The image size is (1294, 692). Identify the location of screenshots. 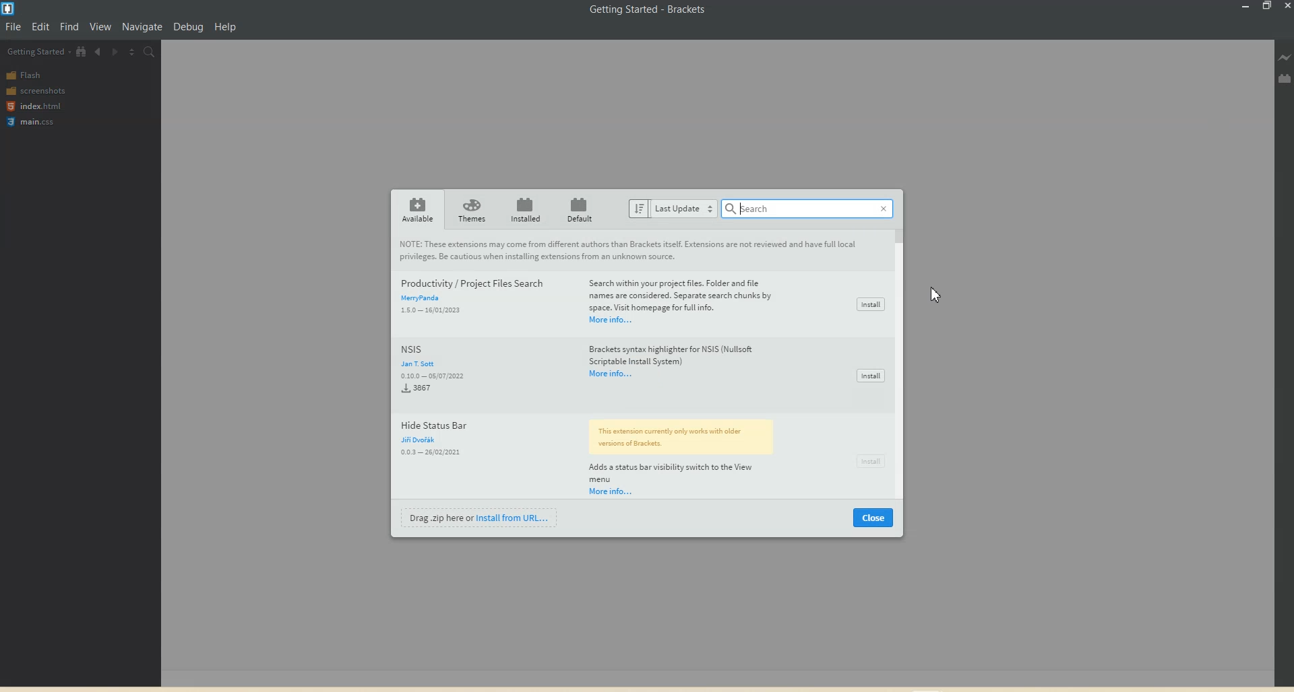
(37, 90).